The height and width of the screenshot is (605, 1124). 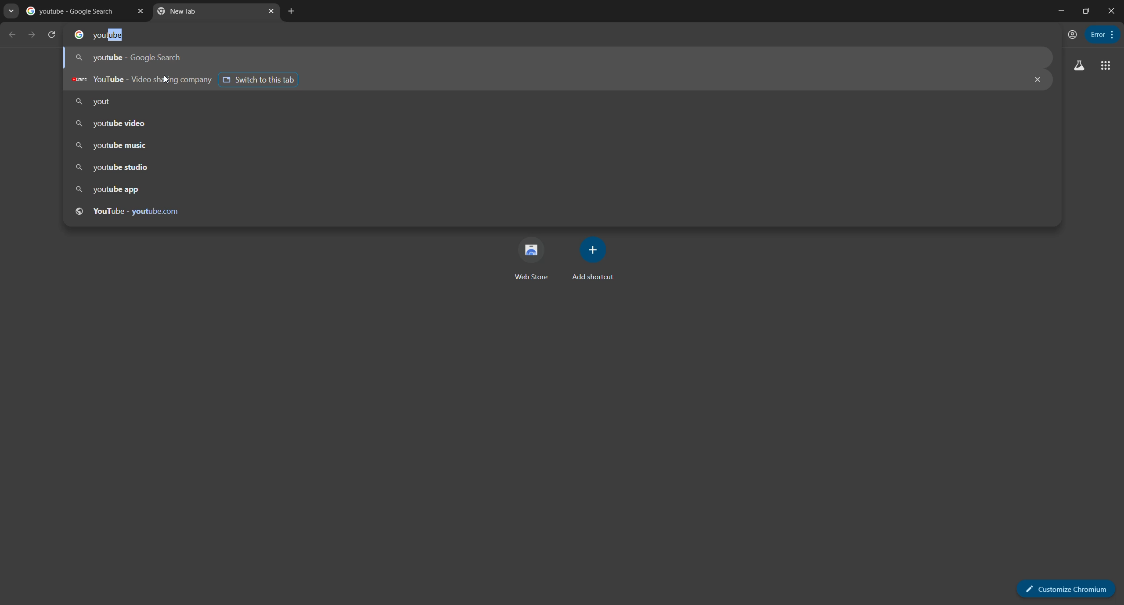 I want to click on youtube video, so click(x=112, y=124).